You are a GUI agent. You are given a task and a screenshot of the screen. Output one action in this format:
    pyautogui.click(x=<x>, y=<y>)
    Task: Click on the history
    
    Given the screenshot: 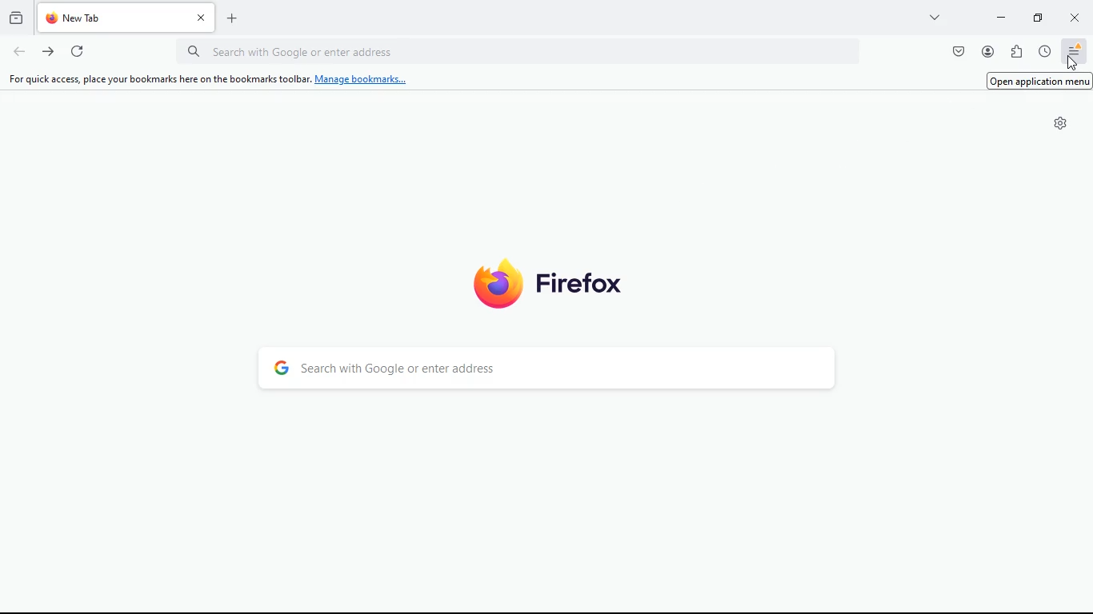 What is the action you would take?
    pyautogui.click(x=16, y=18)
    